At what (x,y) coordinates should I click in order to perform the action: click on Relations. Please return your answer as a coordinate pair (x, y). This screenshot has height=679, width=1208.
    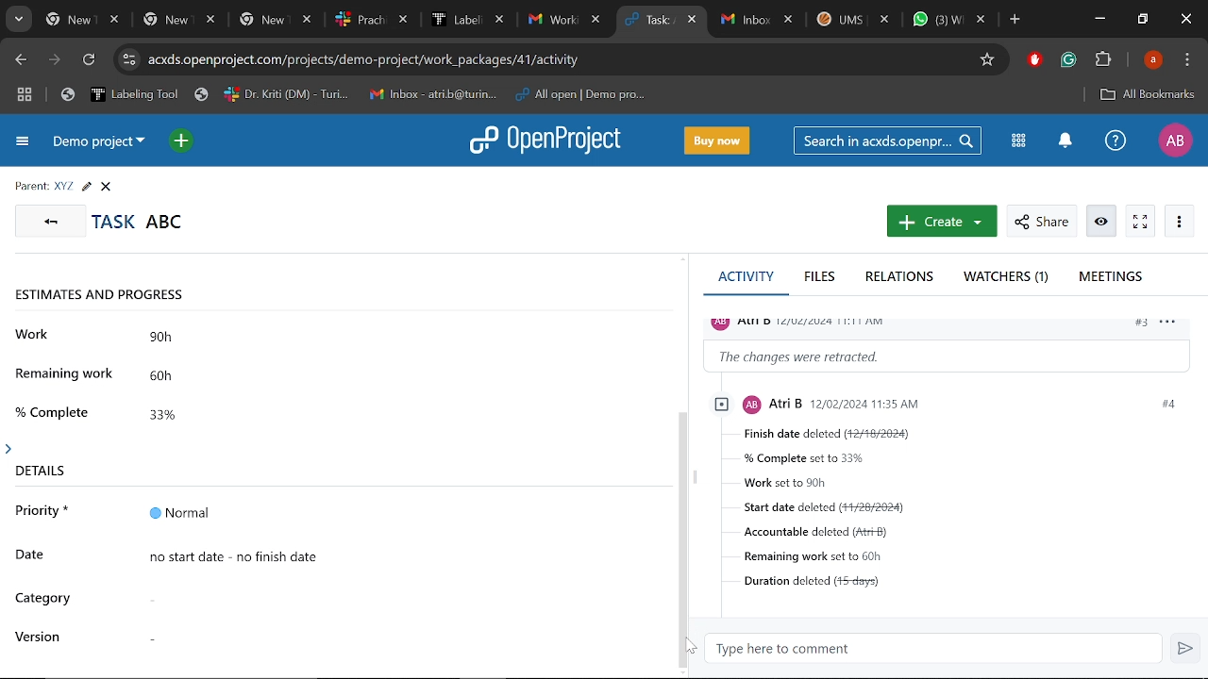
    Looking at the image, I should click on (904, 278).